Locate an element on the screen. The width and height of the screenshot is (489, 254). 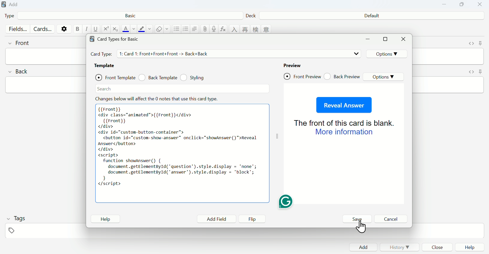
Default is located at coordinates (373, 16).